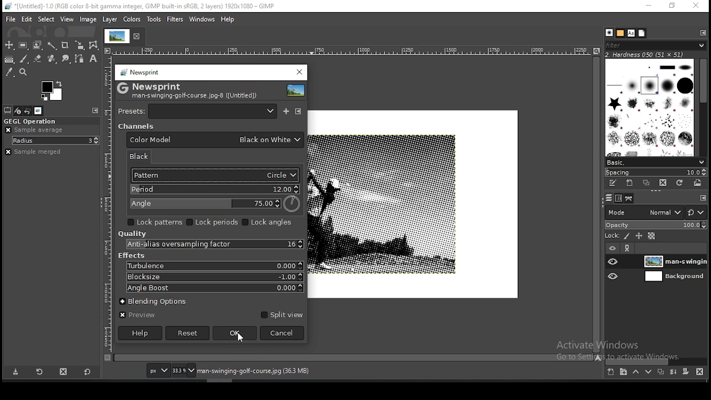  Describe the element at coordinates (657, 54) in the screenshot. I see `hardness 050 (51x51)` at that location.